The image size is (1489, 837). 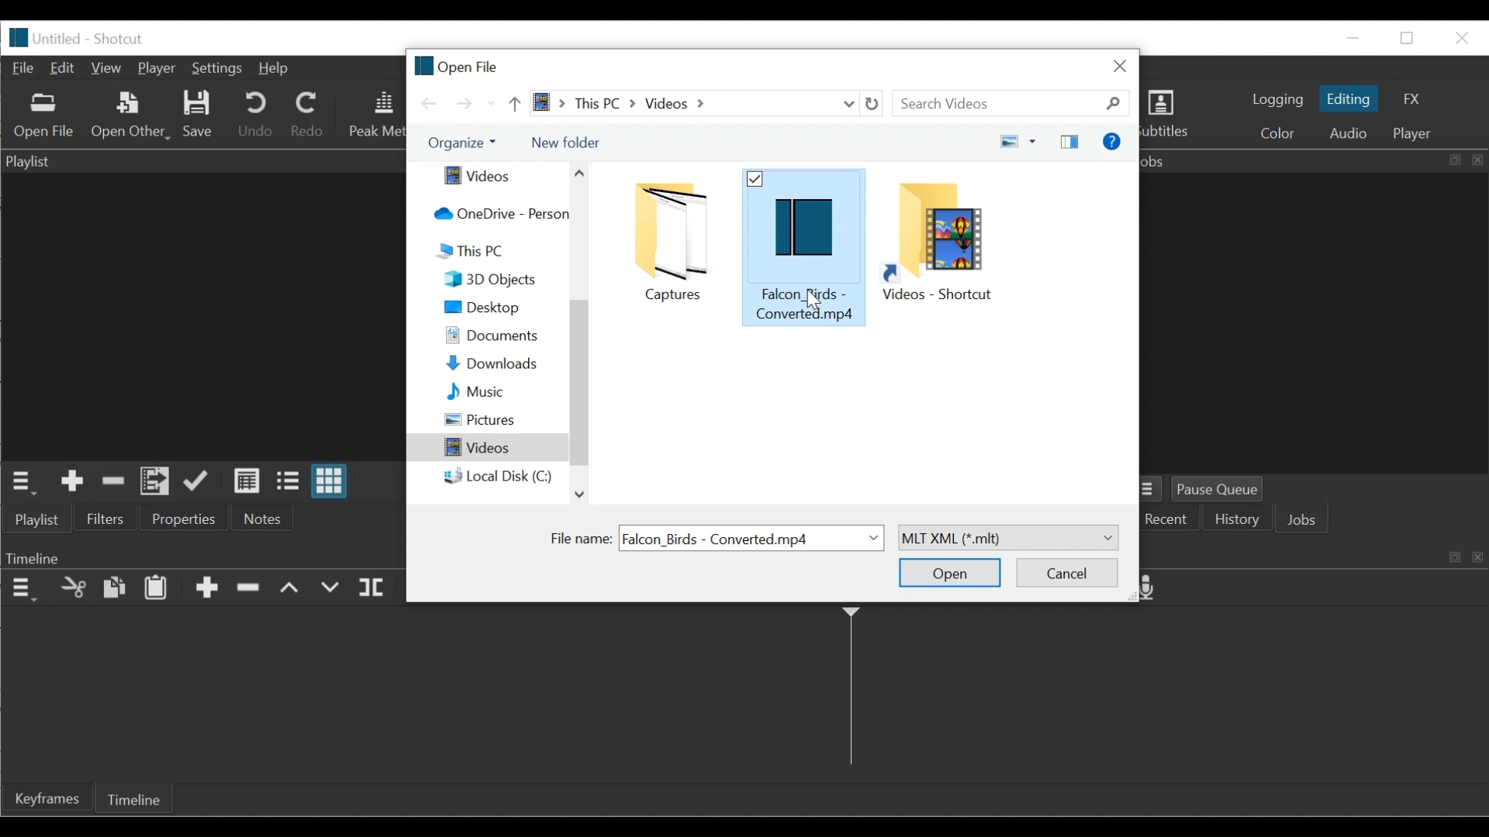 I want to click on minimize, so click(x=1352, y=38).